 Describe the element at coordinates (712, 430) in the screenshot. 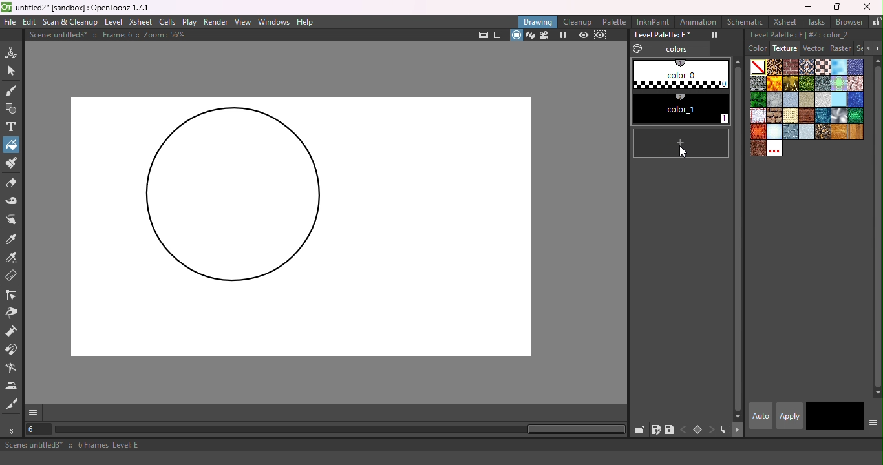

I see `next key` at that location.